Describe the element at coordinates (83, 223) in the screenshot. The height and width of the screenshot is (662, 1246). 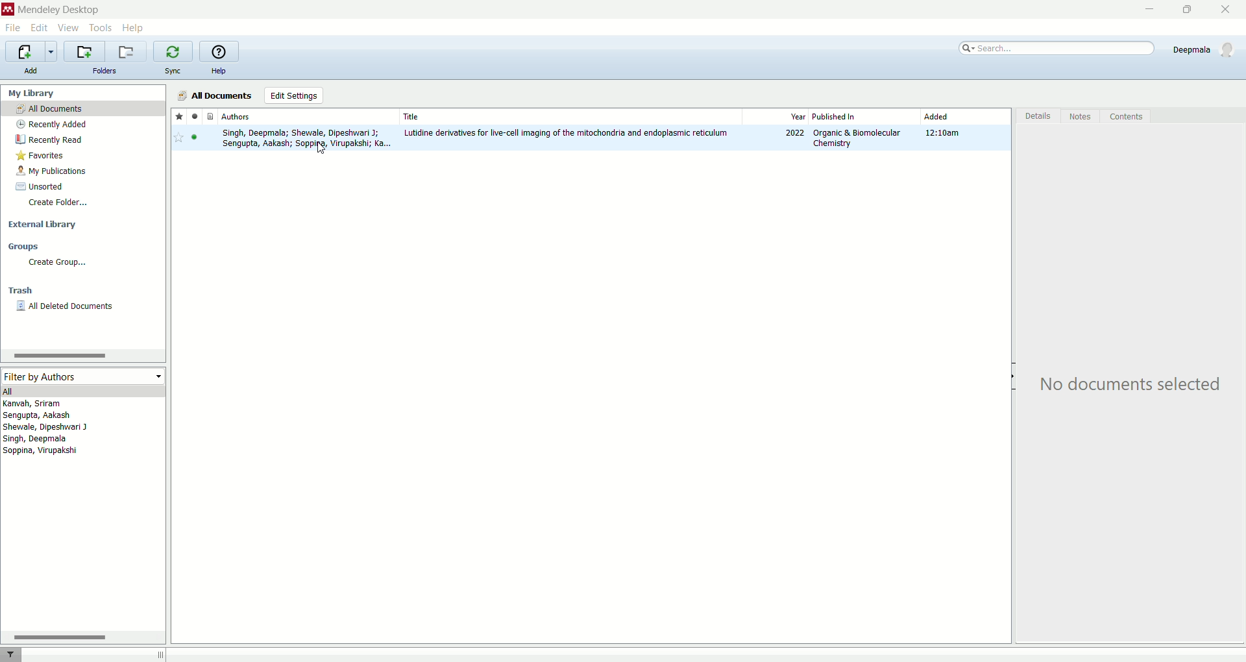
I see `external libarary` at that location.